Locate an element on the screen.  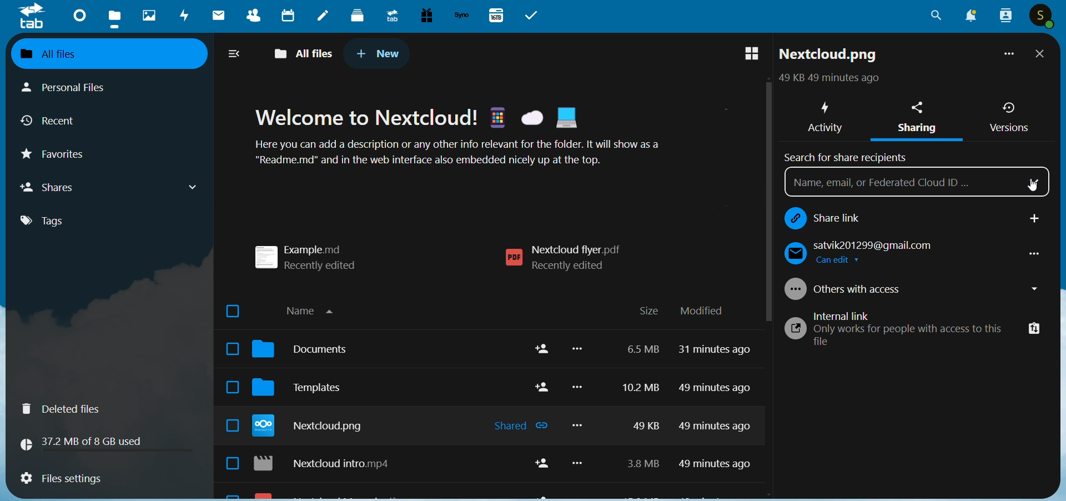
internal link is located at coordinates (889, 328).